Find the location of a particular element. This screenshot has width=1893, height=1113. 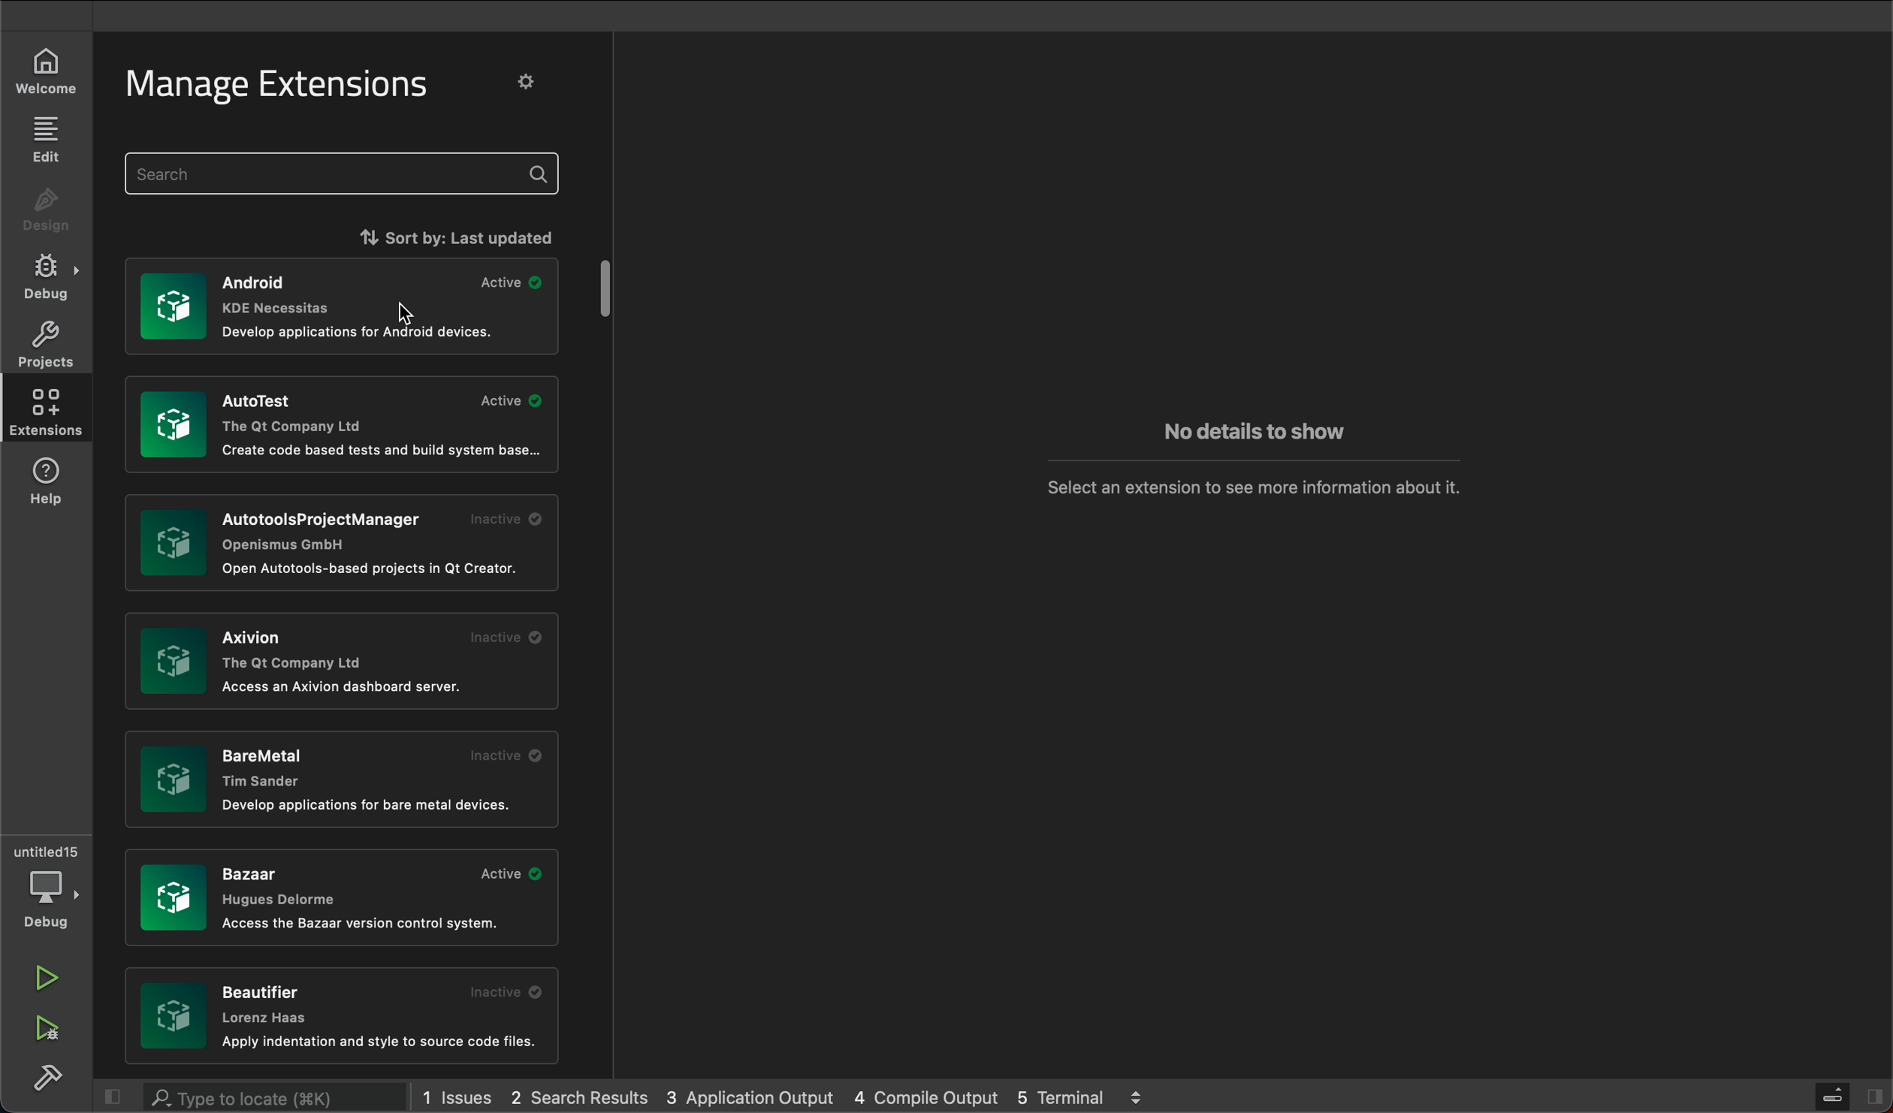

extensions list is located at coordinates (340, 776).